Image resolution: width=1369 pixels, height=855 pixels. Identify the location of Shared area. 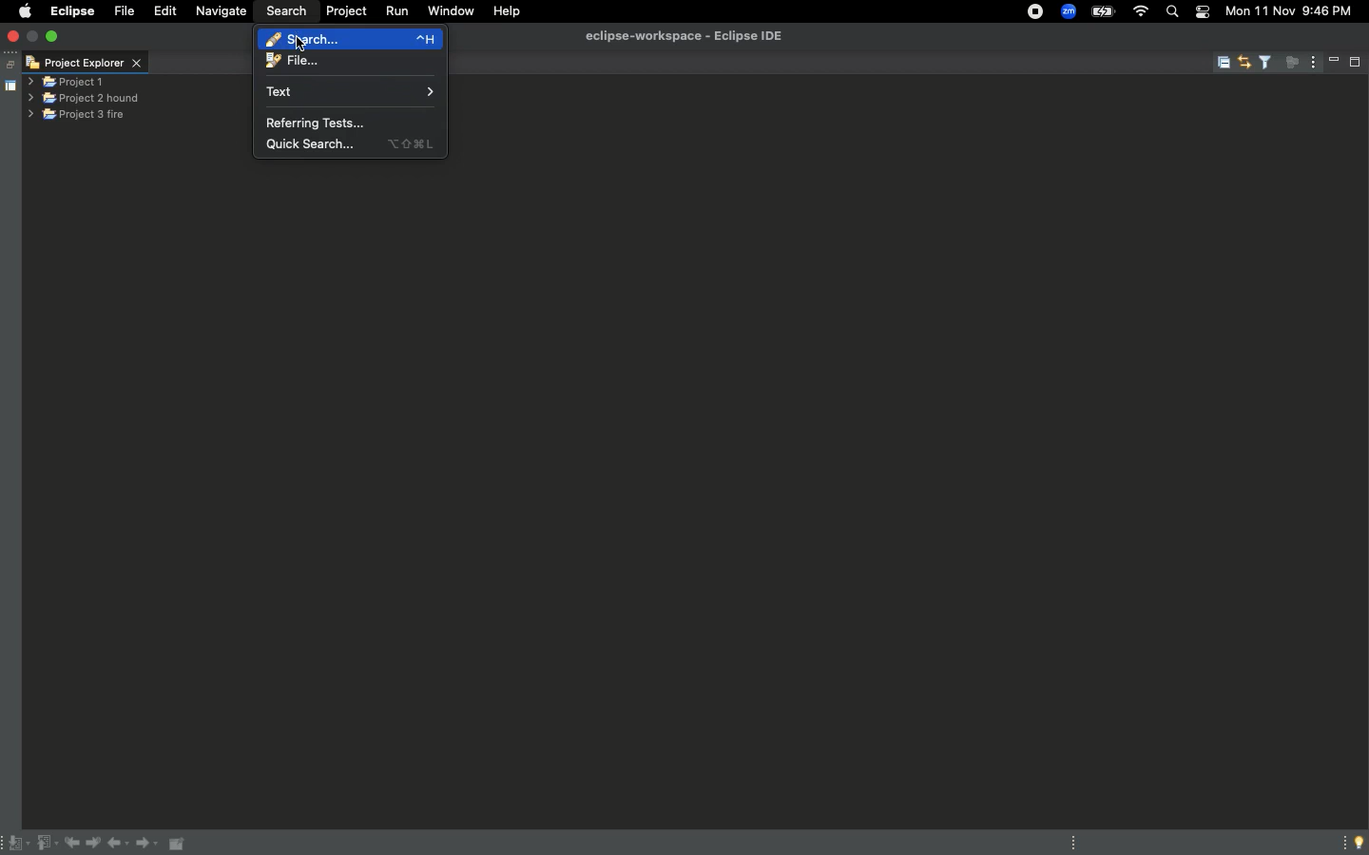
(8, 85).